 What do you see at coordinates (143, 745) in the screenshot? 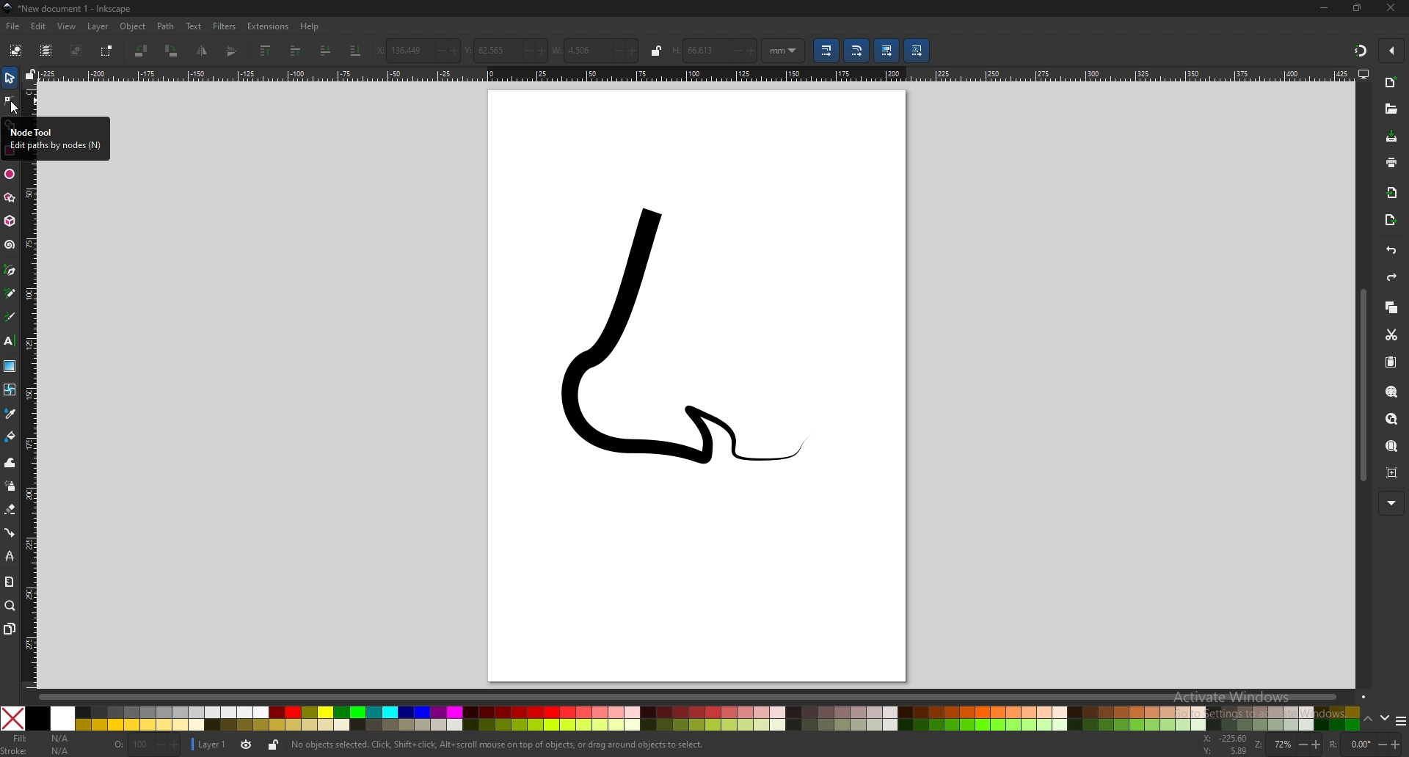
I see `opacity` at bounding box center [143, 745].